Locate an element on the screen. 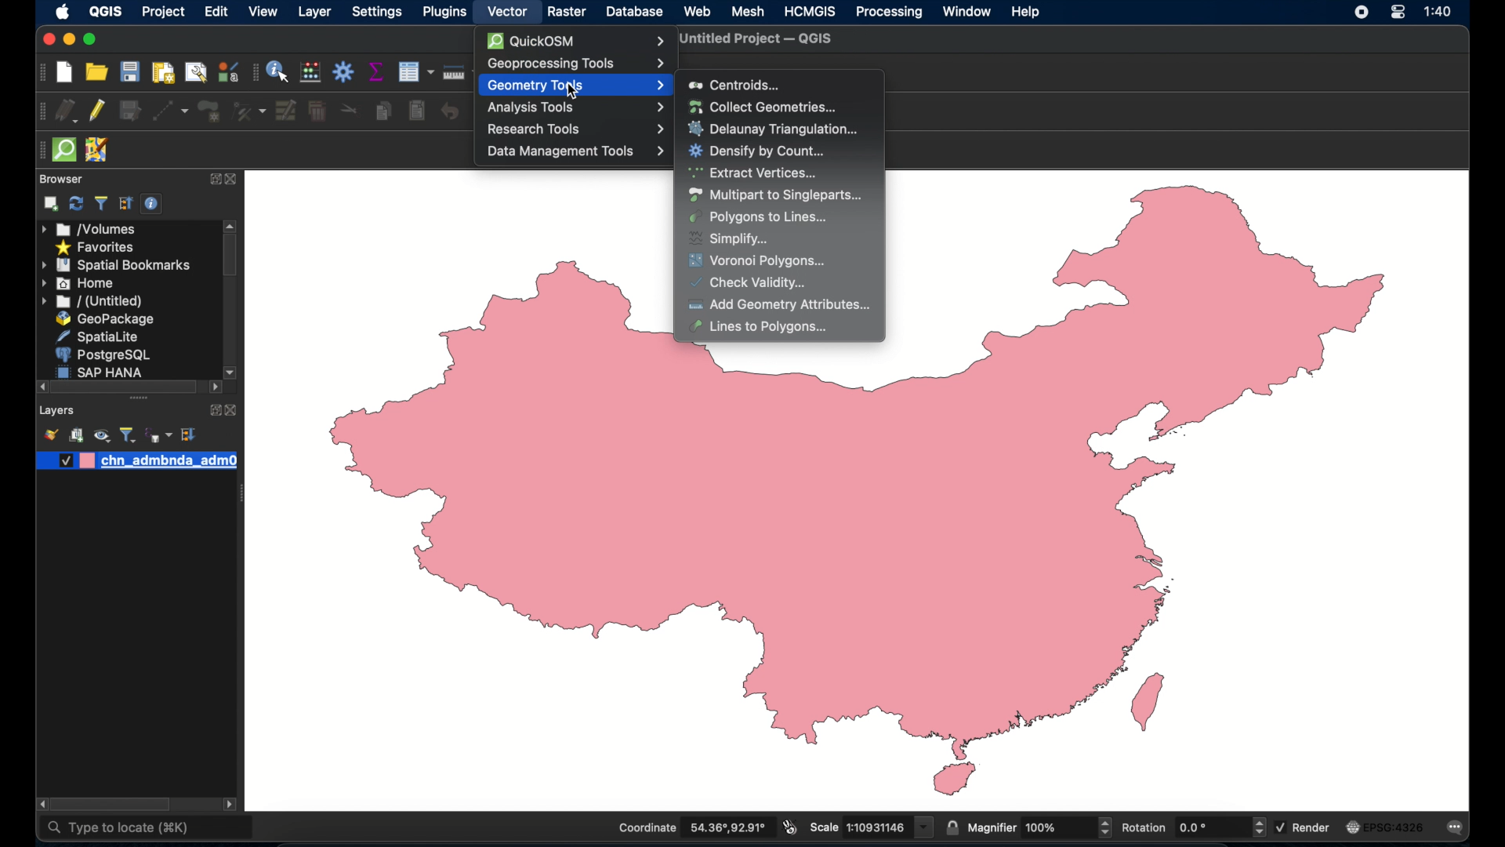 The width and height of the screenshot is (1505, 847). research tools menu is located at coordinates (575, 129).